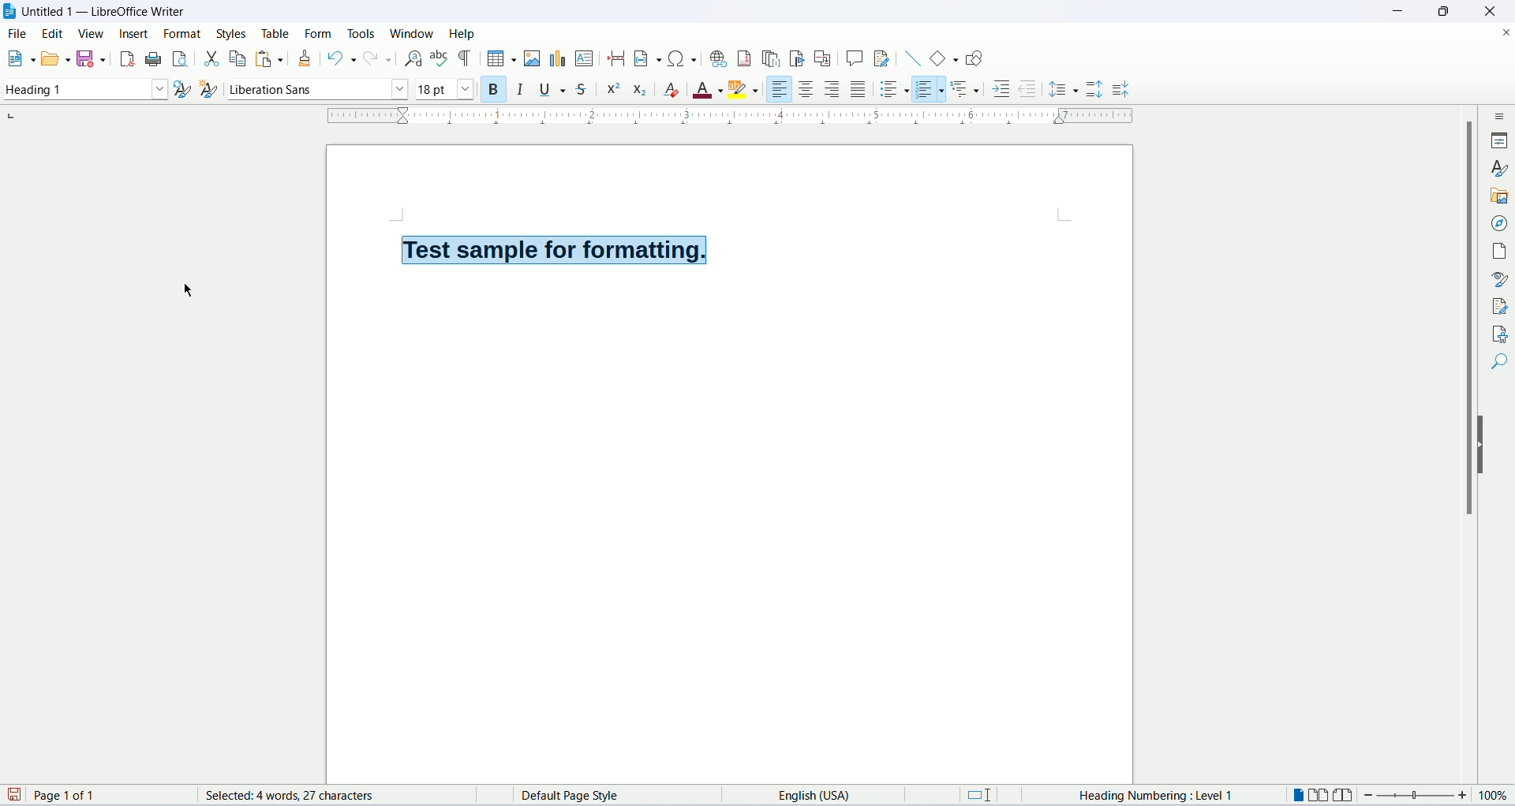  What do you see at coordinates (1498, 225) in the screenshot?
I see `navigator` at bounding box center [1498, 225].